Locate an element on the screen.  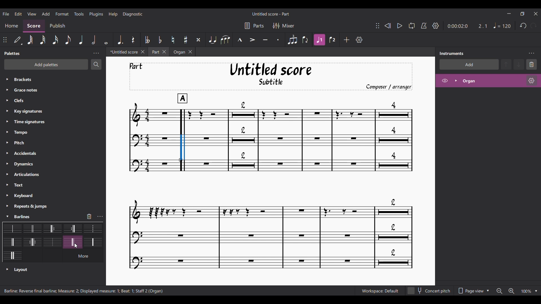
Zoom out is located at coordinates (499, 291).